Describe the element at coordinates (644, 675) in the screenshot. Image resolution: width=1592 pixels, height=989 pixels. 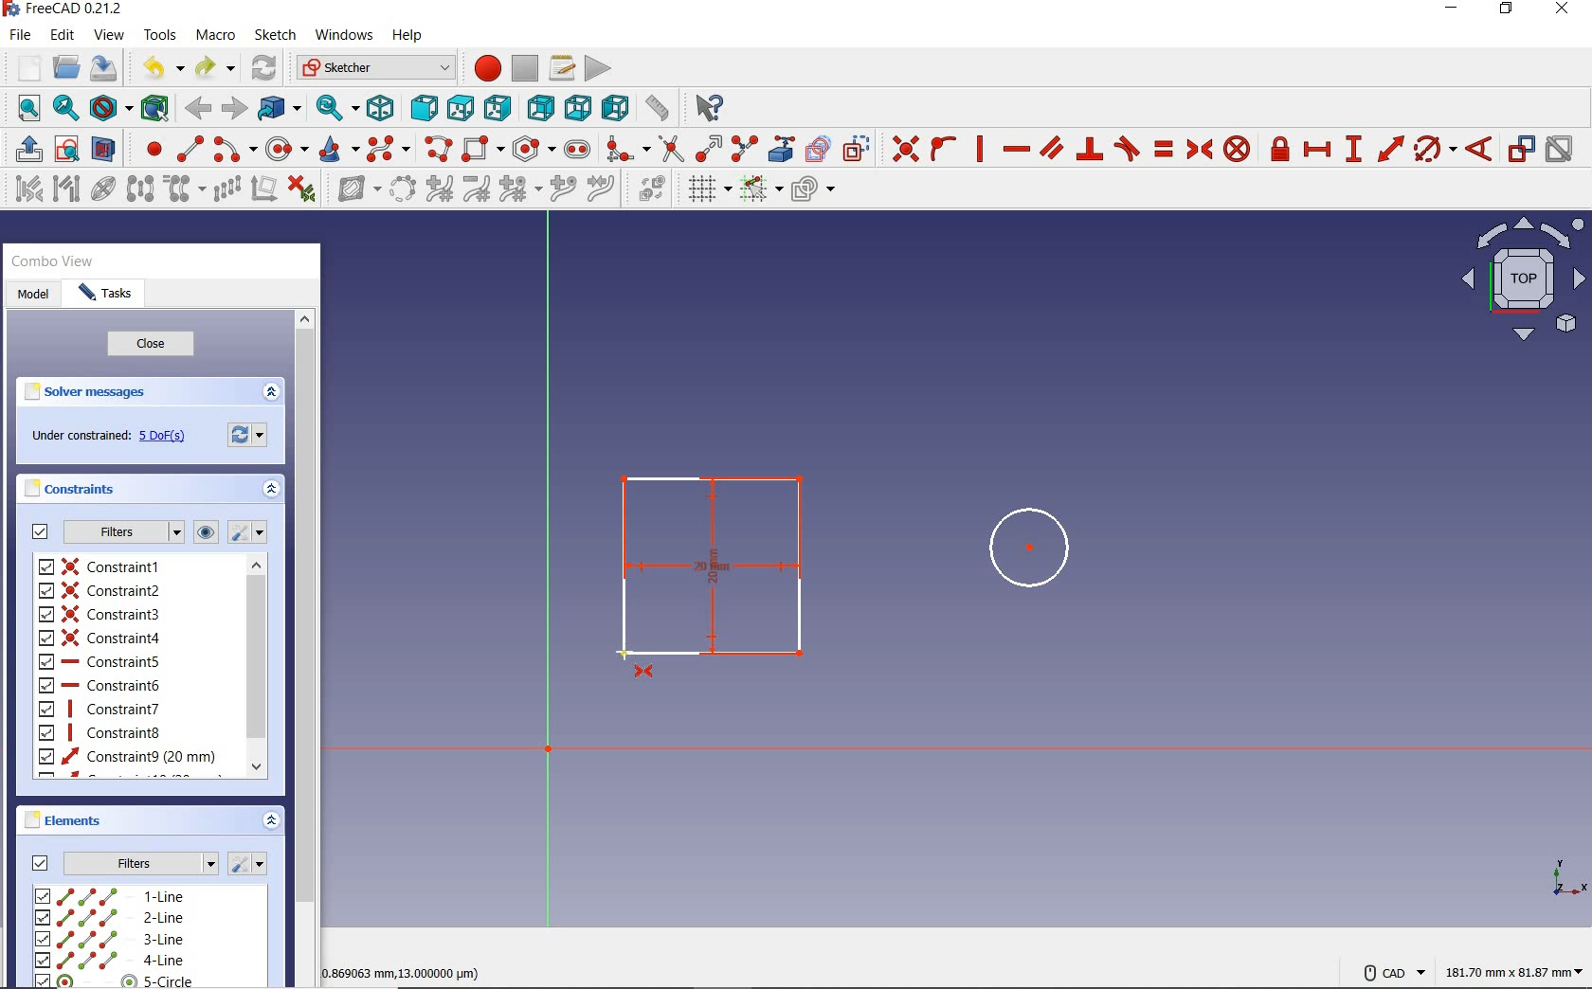
I see `constraint symmetrical tool` at that location.